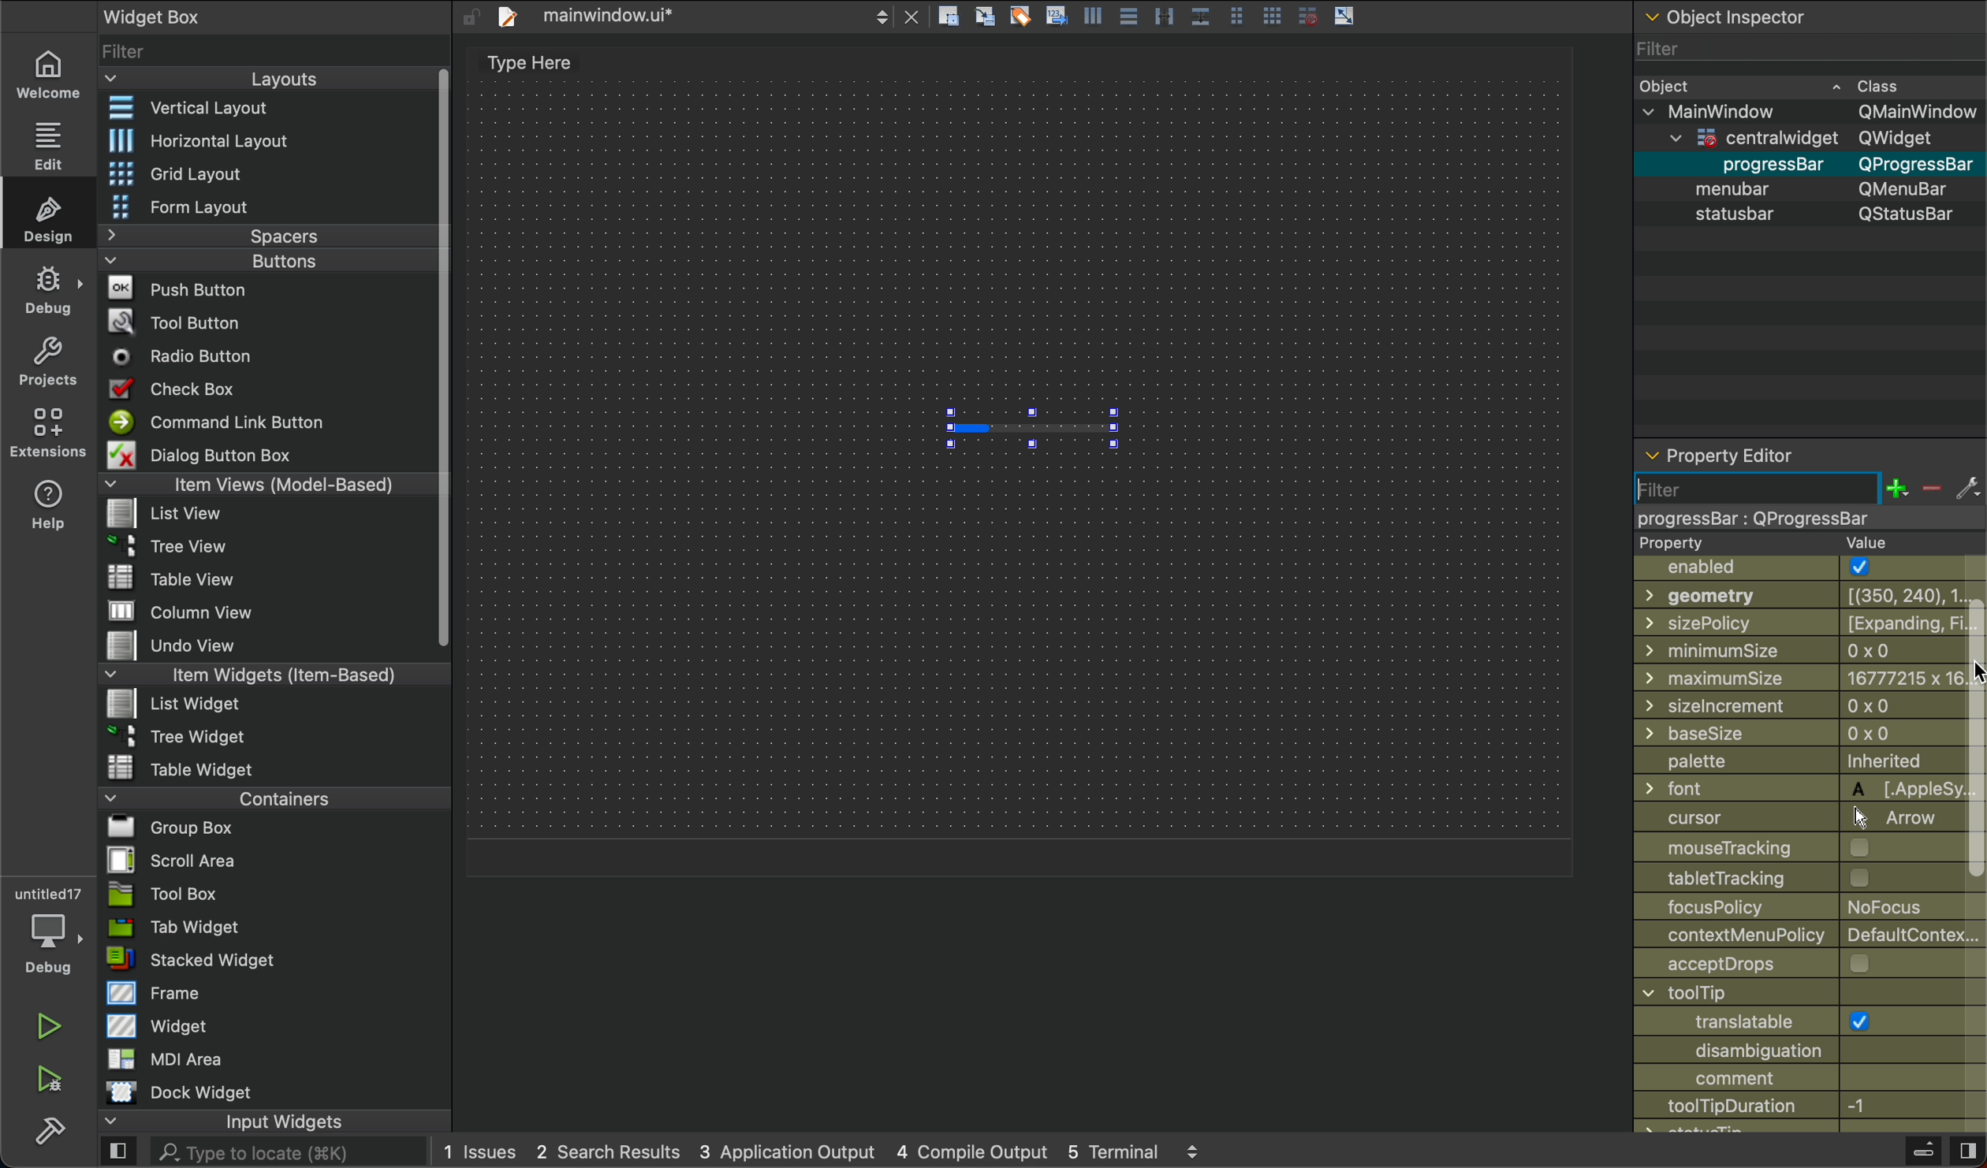 This screenshot has height=1168, width=1987. I want to click on Comment , so click(1810, 1080).